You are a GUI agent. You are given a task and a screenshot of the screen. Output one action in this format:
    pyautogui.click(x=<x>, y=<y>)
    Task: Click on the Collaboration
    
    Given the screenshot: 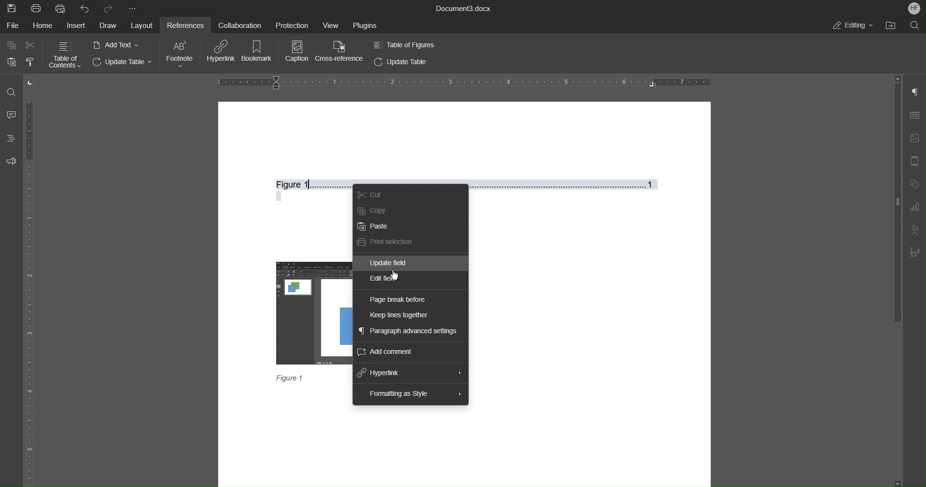 What is the action you would take?
    pyautogui.click(x=238, y=25)
    